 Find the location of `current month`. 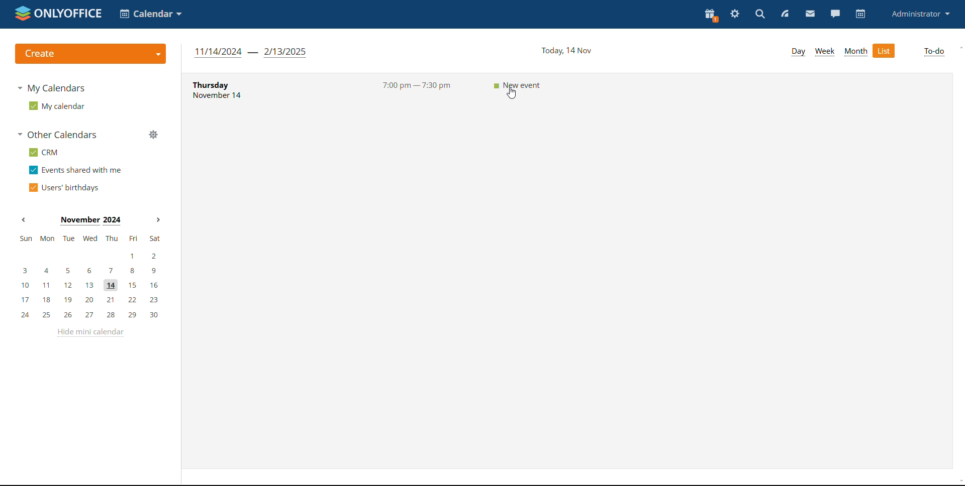

current month is located at coordinates (89, 220).